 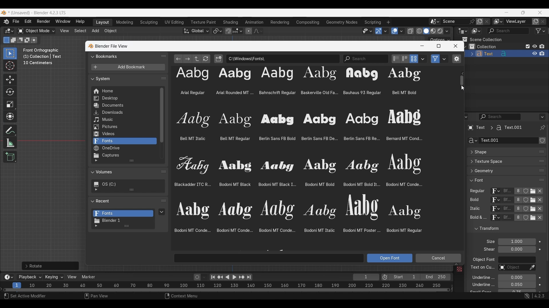 I want to click on Underline position, so click(x=516, y=278).